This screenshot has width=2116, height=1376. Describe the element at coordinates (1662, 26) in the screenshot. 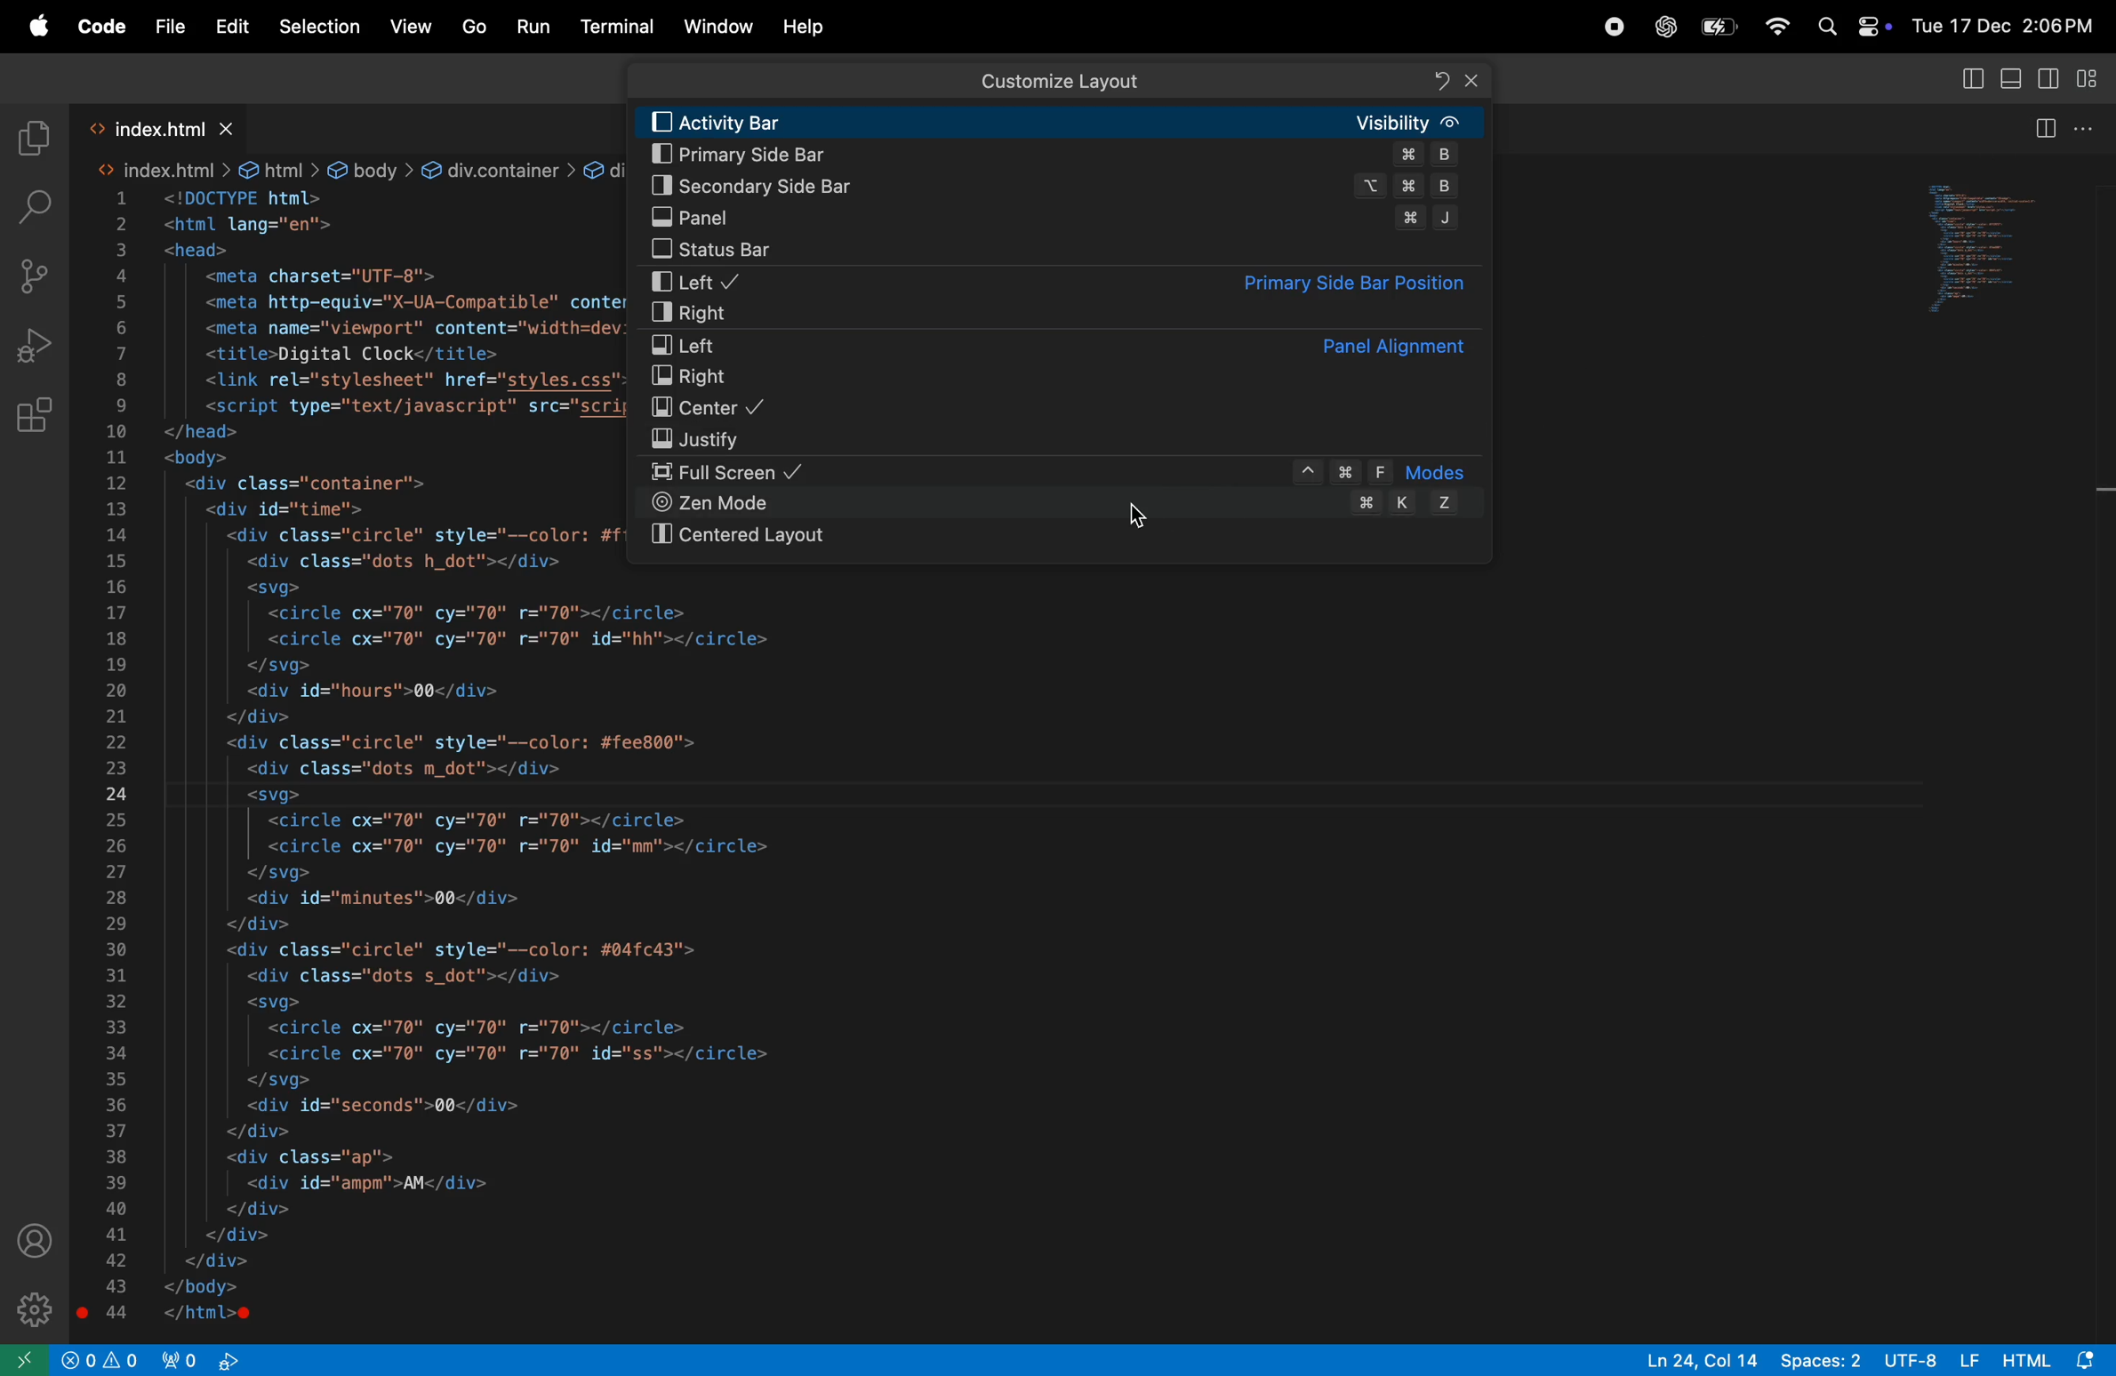

I see `chatgpt` at that location.